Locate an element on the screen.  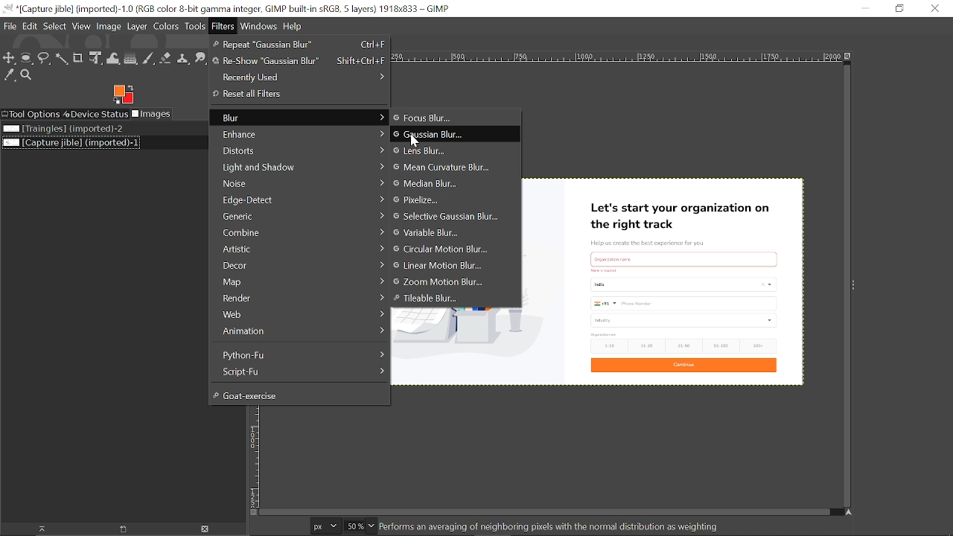
Color picker tool is located at coordinates (10, 76).